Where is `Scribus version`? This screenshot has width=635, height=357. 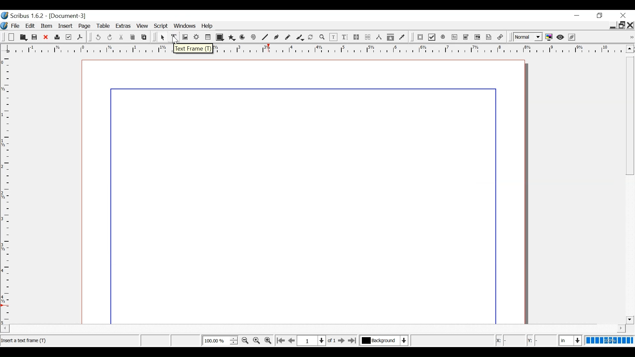 Scribus version is located at coordinates (23, 16).